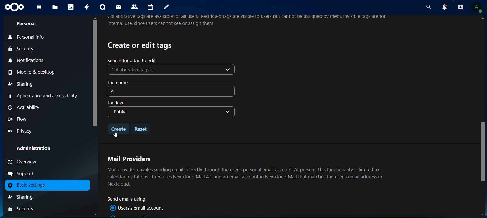 Image resolution: width=487 pixels, height=218 pixels. What do you see at coordinates (88, 7) in the screenshot?
I see `activity` at bounding box center [88, 7].